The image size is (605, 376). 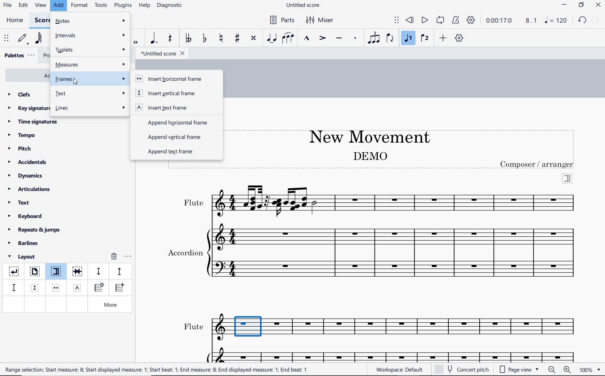 I want to click on 64th note, so click(x=39, y=38).